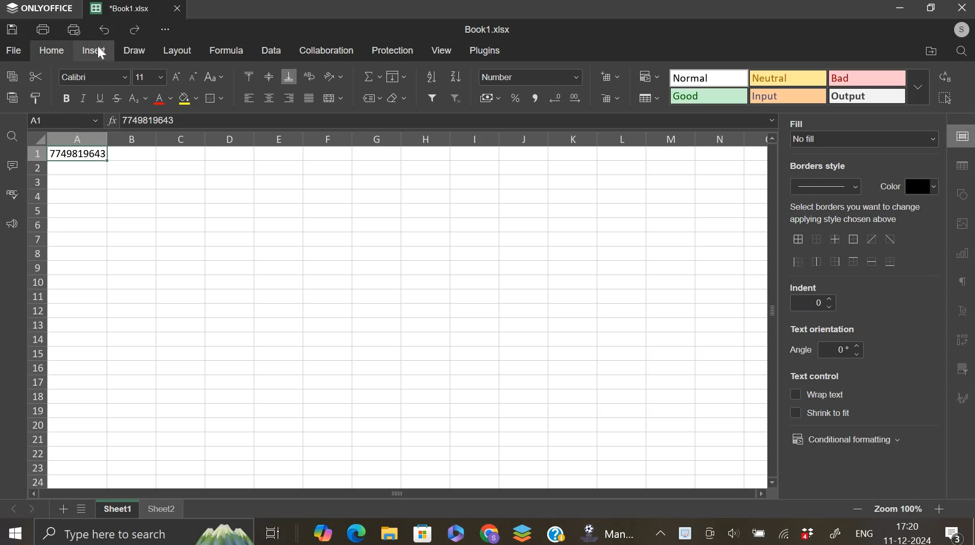  I want to click on underline, so click(100, 97).